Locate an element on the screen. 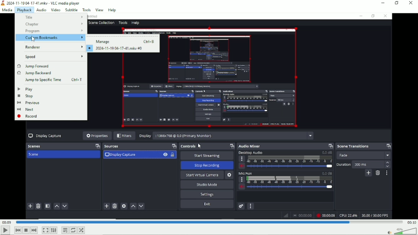 This screenshot has height=235, width=418. restore down is located at coordinates (397, 3).